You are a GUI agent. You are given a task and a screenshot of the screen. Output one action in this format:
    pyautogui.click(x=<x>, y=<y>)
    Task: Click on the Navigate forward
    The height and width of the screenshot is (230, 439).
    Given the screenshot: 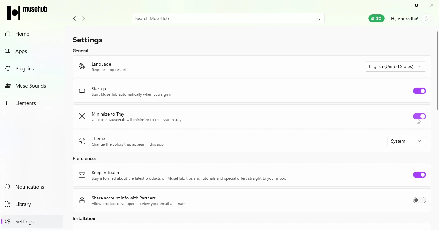 What is the action you would take?
    pyautogui.click(x=83, y=17)
    